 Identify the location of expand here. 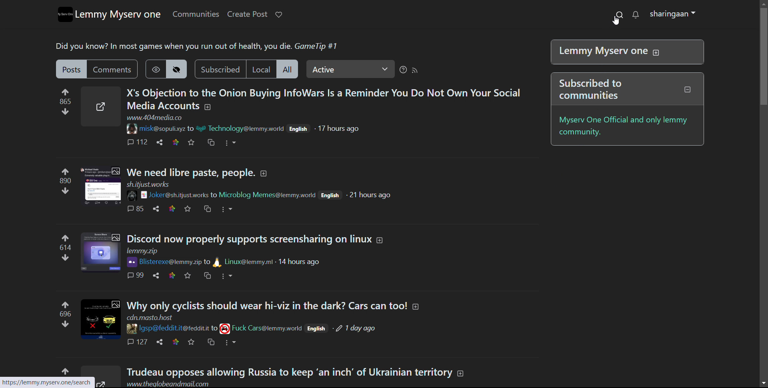
(100, 106).